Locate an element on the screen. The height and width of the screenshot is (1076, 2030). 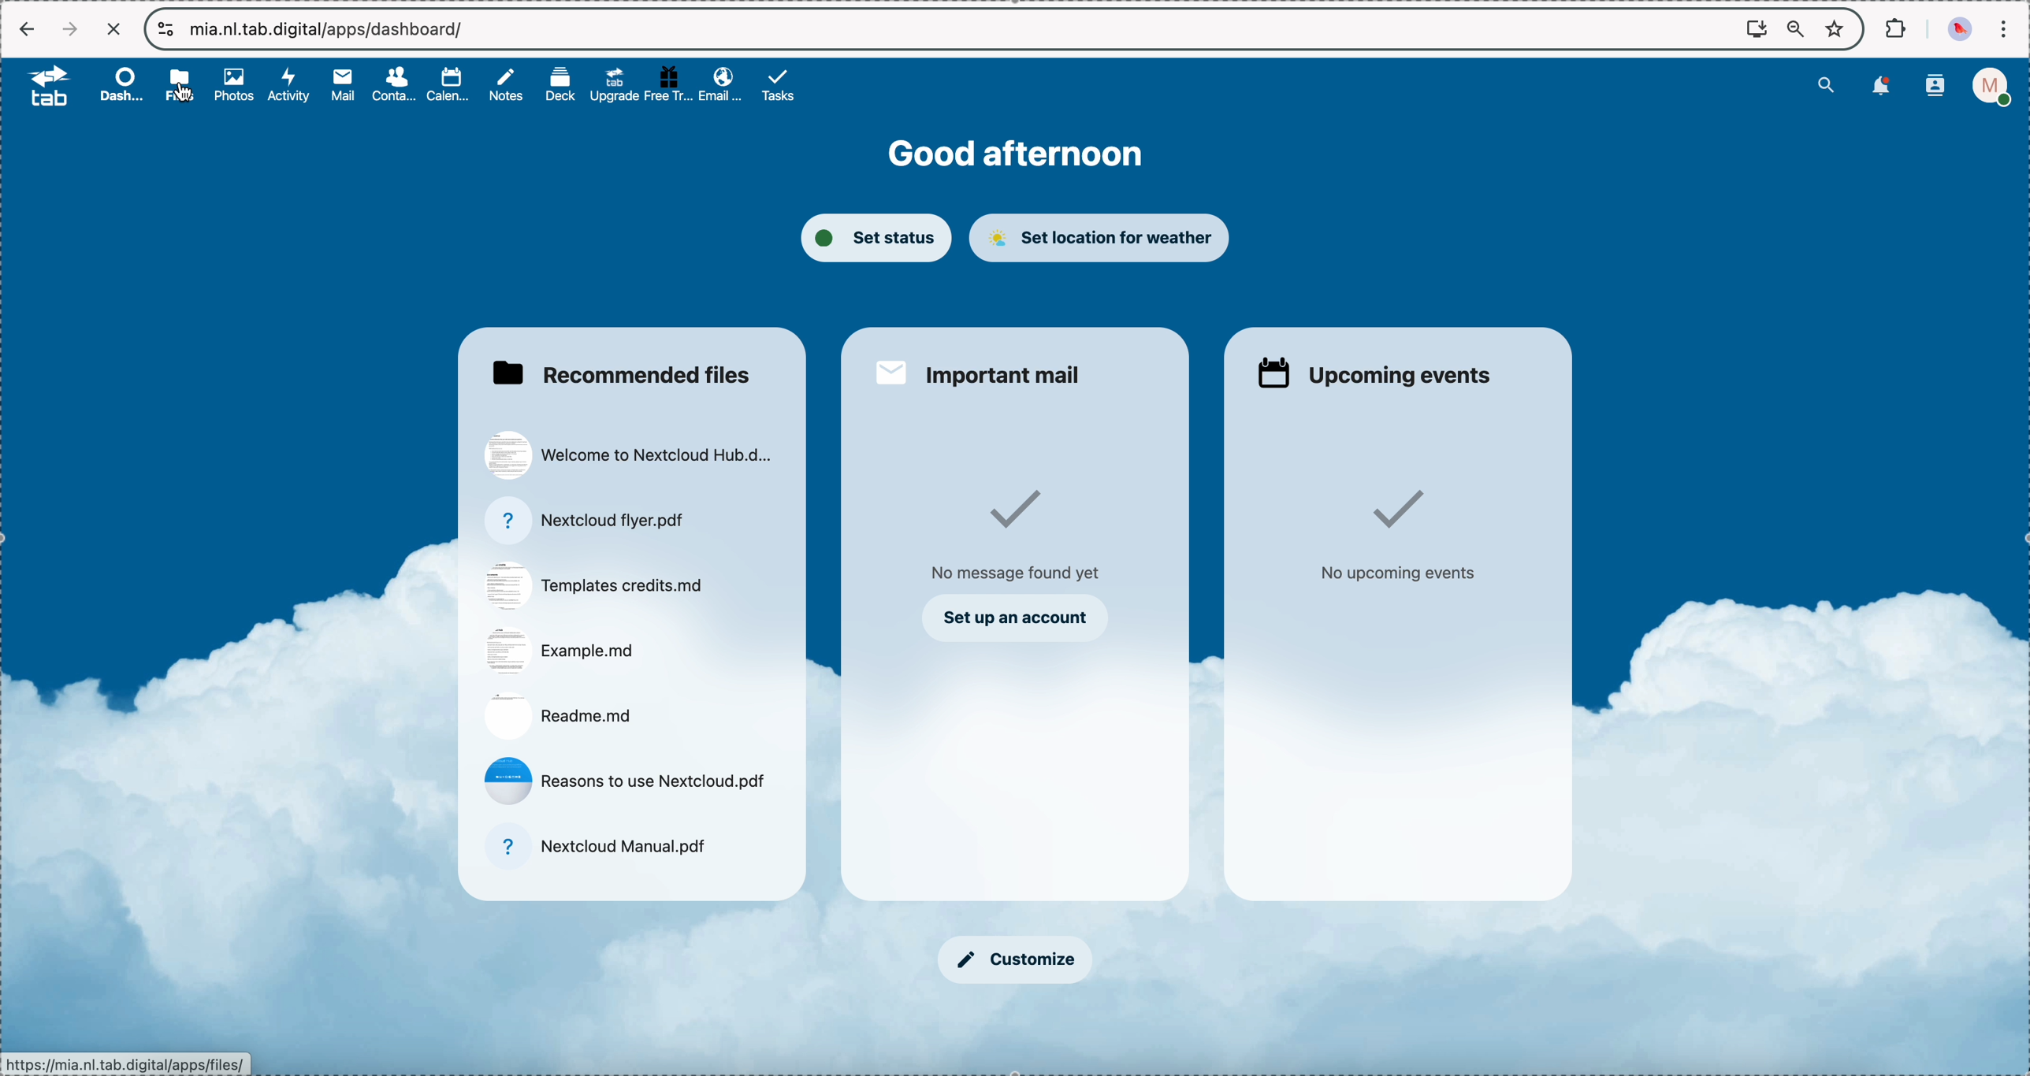
click on files is located at coordinates (184, 85).